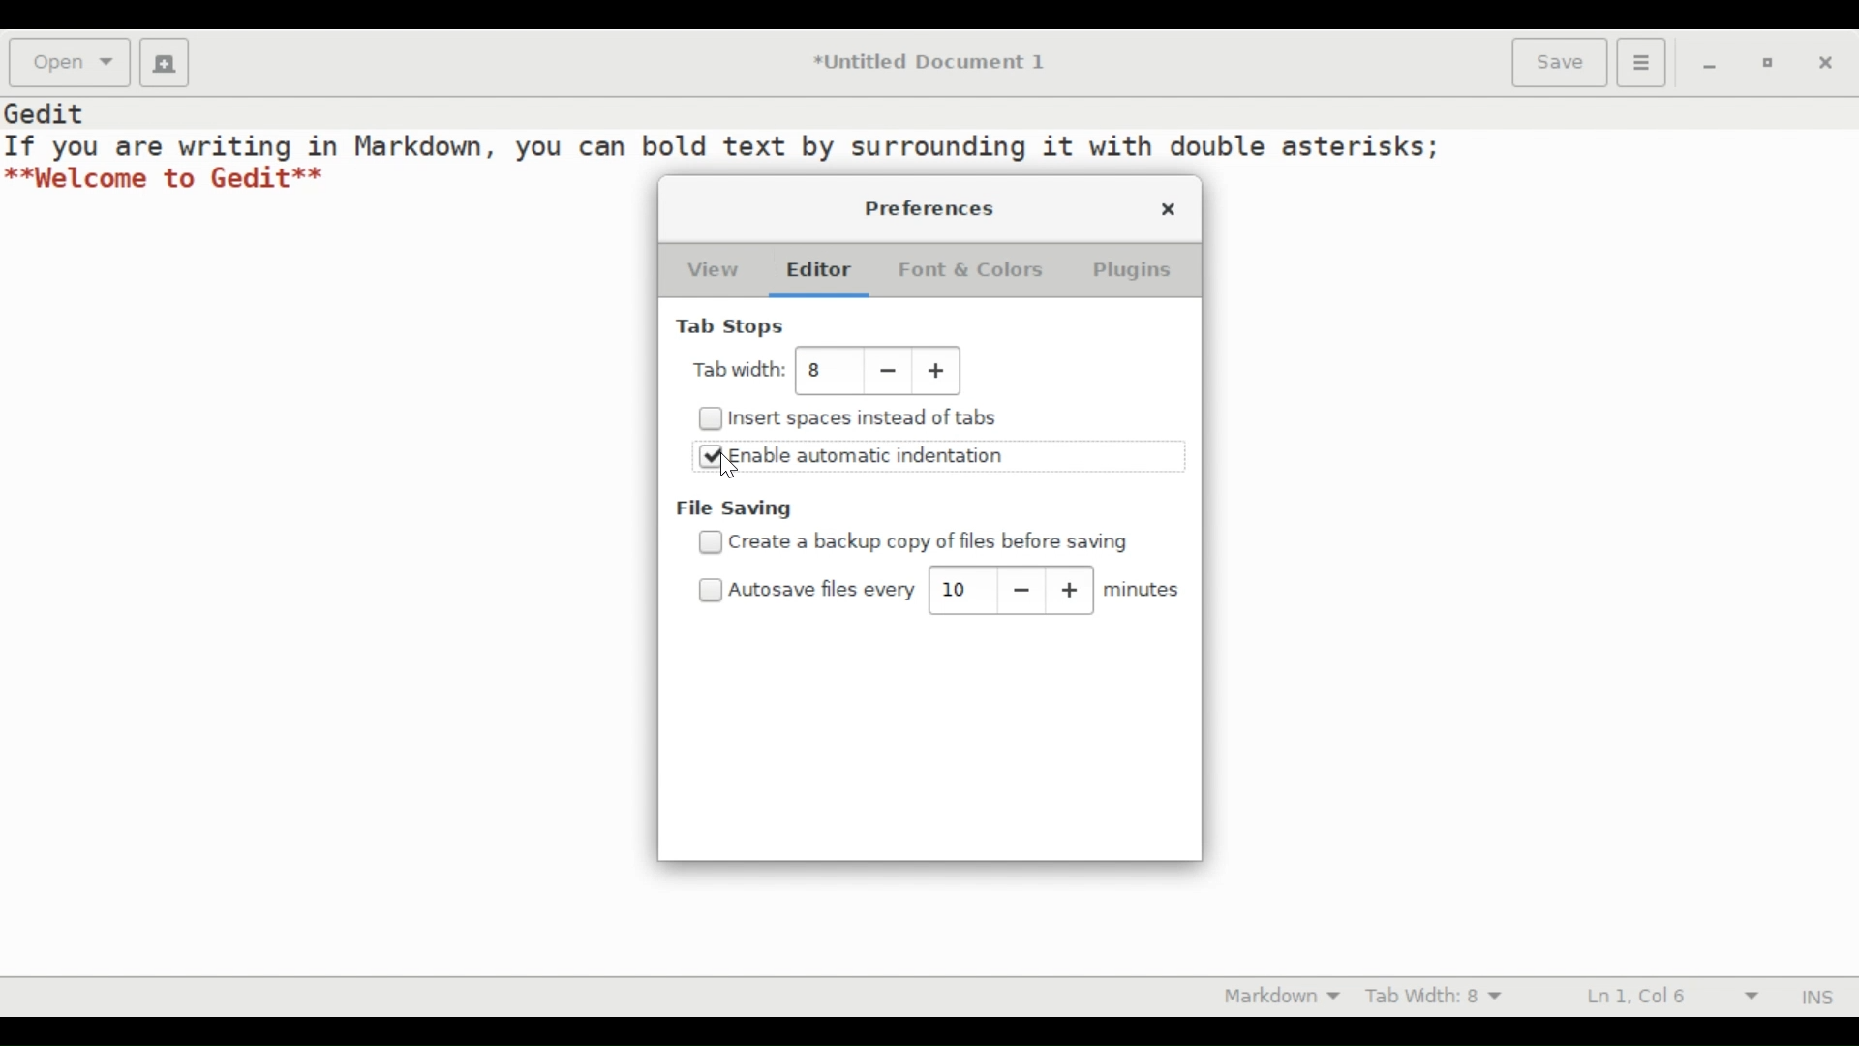  Describe the element at coordinates (869, 456) in the screenshot. I see `Enable automatic indentation` at that location.